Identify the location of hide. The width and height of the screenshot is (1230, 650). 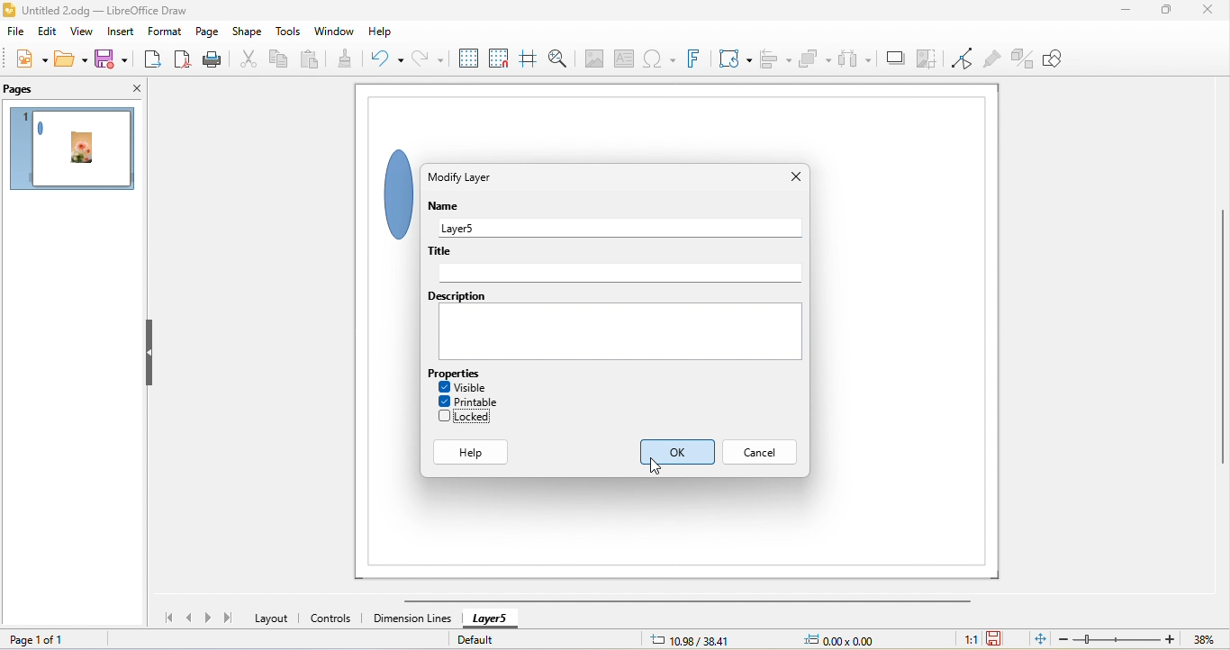
(151, 354).